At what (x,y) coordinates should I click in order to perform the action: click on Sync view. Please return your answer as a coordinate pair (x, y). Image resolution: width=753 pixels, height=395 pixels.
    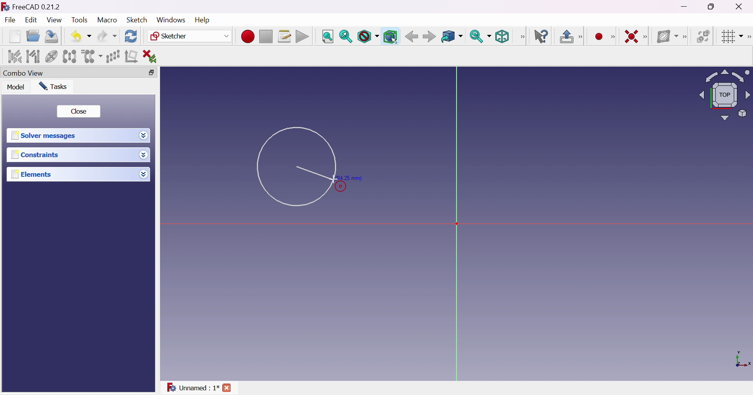
    Looking at the image, I should click on (480, 36).